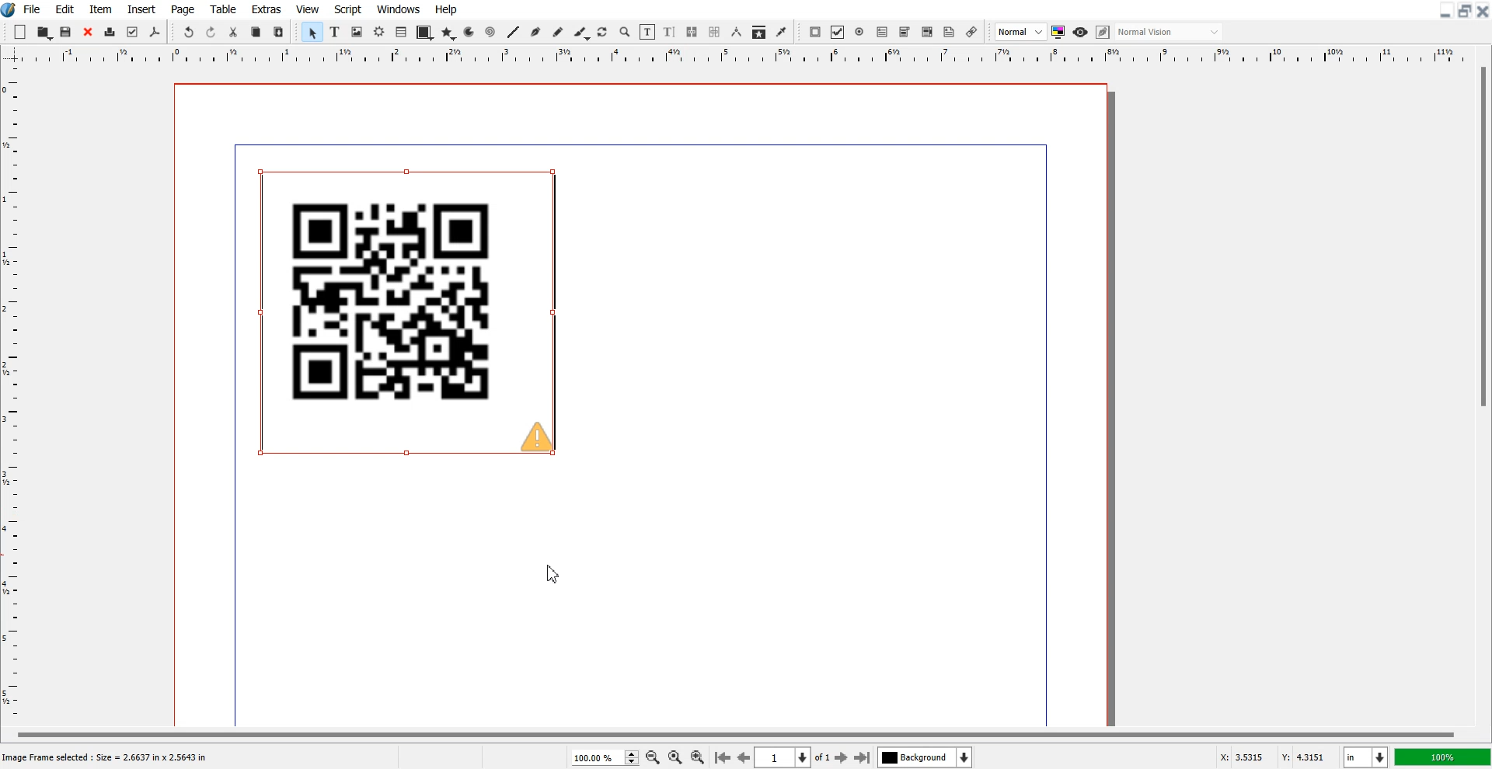  What do you see at coordinates (972, 32) in the screenshot?
I see `Link Annotation` at bounding box center [972, 32].